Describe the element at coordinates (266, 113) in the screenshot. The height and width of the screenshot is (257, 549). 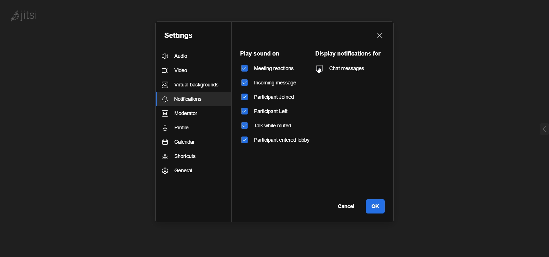
I see `participant left` at that location.